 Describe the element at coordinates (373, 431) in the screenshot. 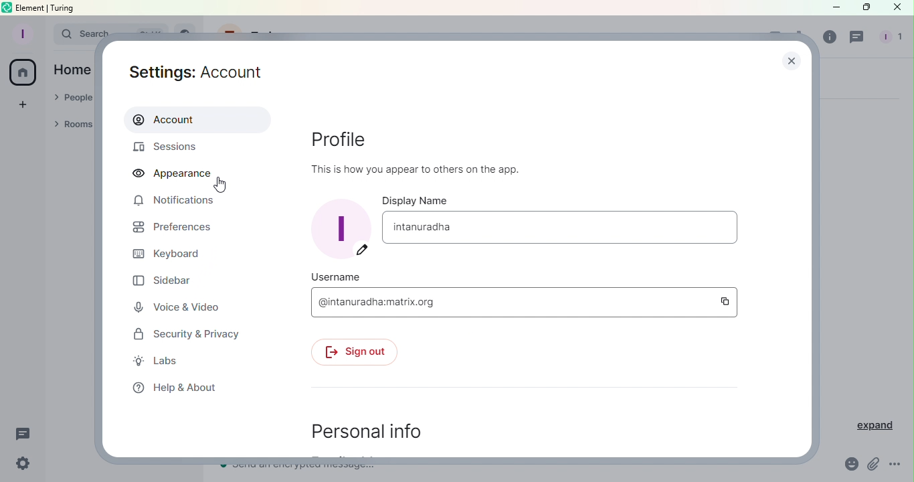

I see `Personal info` at that location.